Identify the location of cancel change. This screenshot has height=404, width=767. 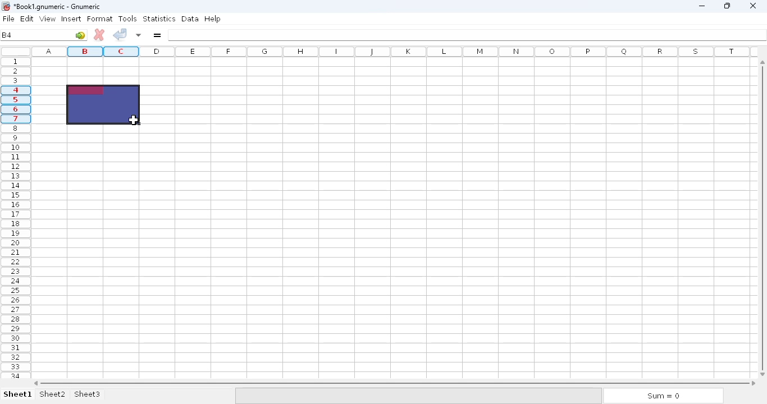
(99, 35).